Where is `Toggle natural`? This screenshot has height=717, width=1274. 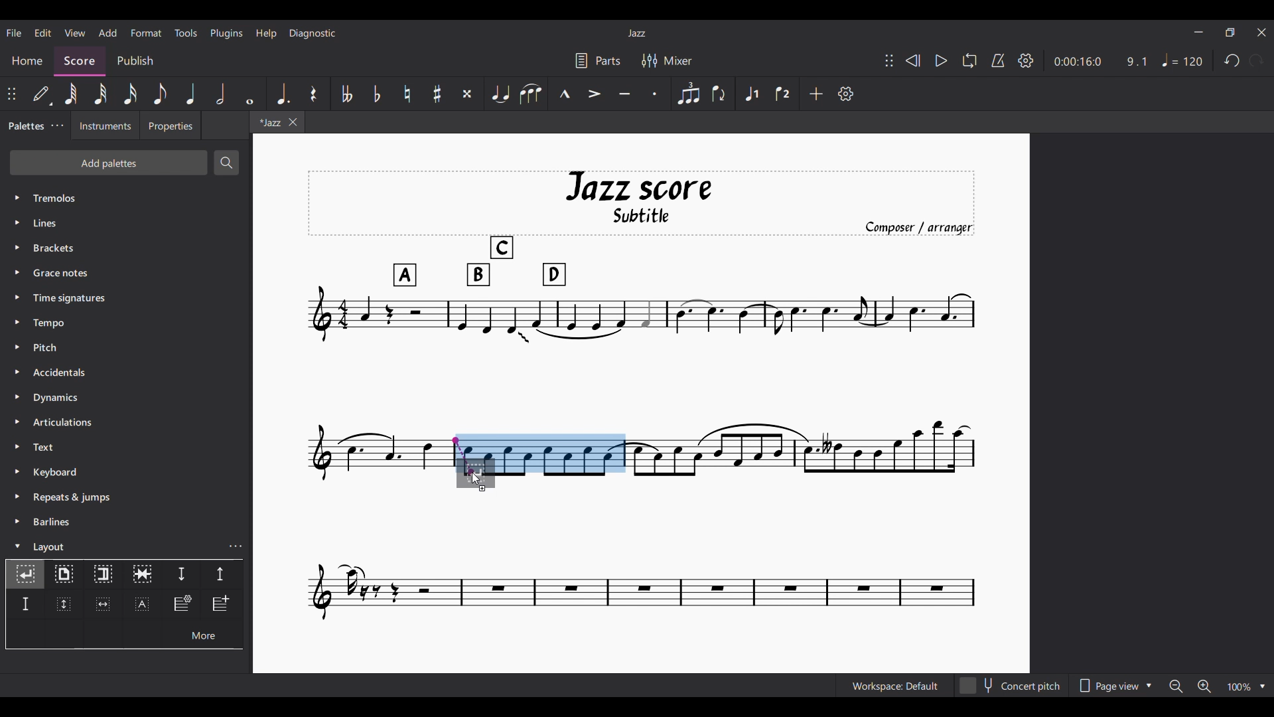 Toggle natural is located at coordinates (407, 94).